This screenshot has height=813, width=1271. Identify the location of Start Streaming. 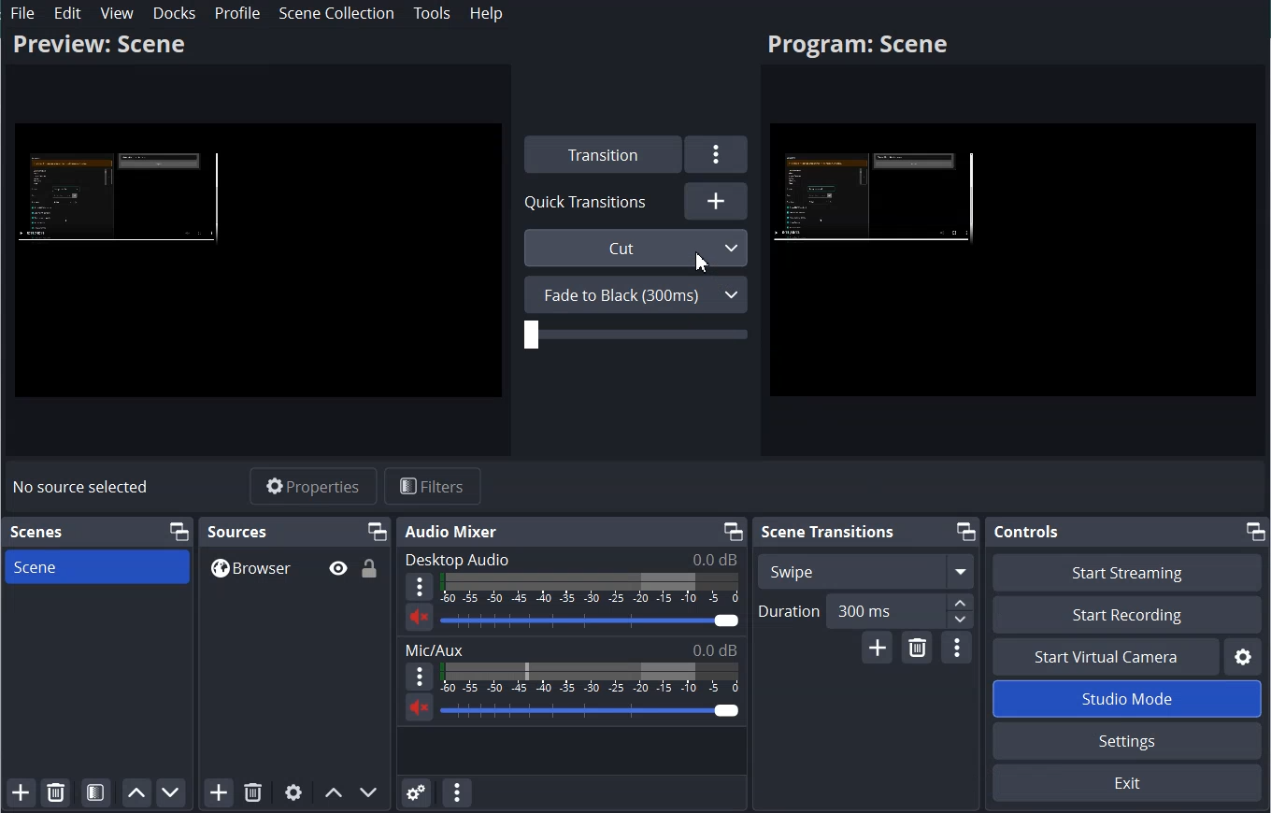
(1126, 571).